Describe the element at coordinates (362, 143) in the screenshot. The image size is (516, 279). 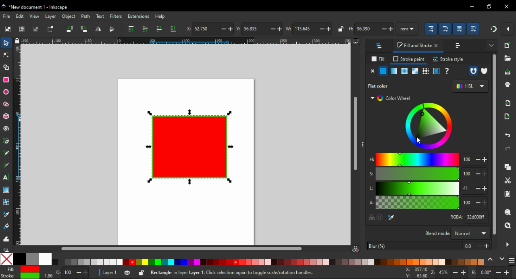
I see `hide` at that location.